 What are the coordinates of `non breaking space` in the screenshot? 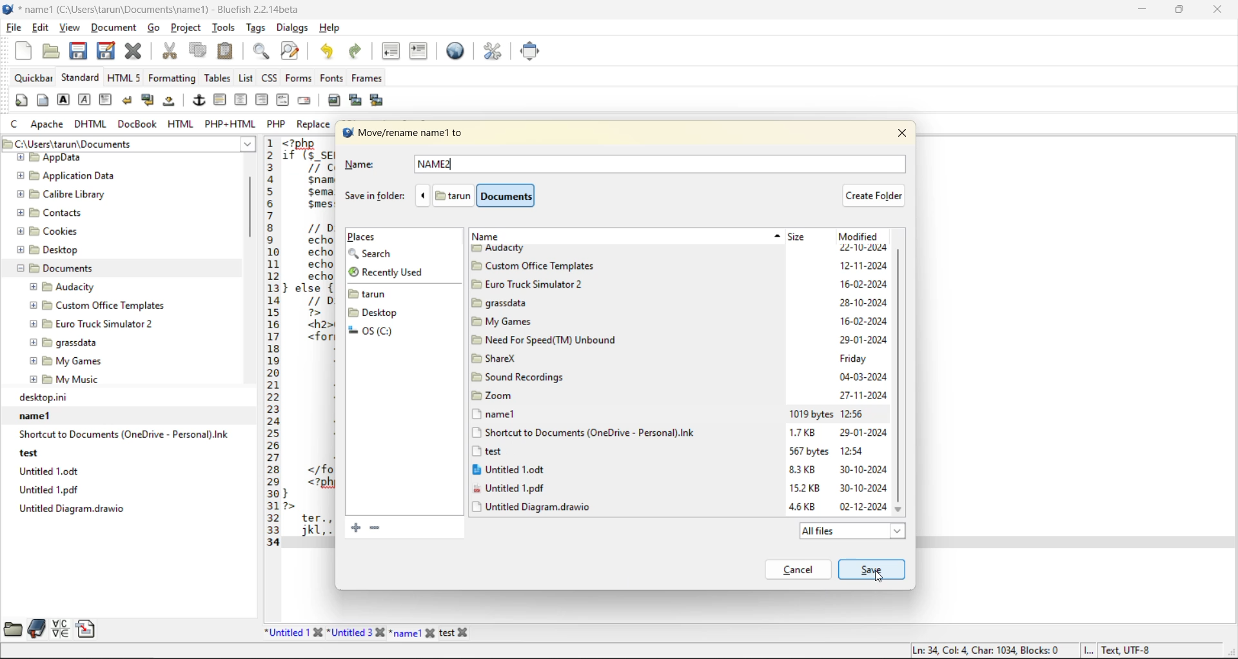 It's located at (172, 102).